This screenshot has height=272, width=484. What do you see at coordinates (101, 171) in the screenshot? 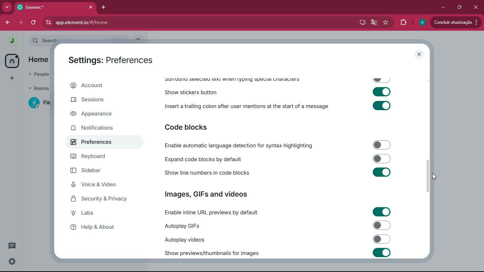
I see `sidebar ` at bounding box center [101, 171].